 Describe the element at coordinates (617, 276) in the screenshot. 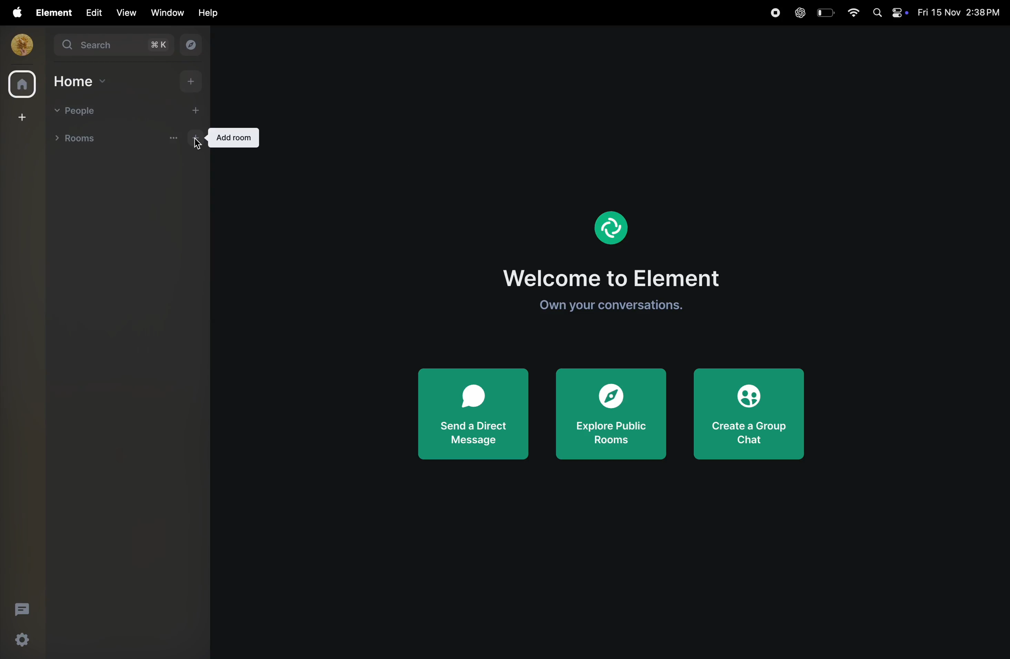

I see `Welcome to Element` at that location.